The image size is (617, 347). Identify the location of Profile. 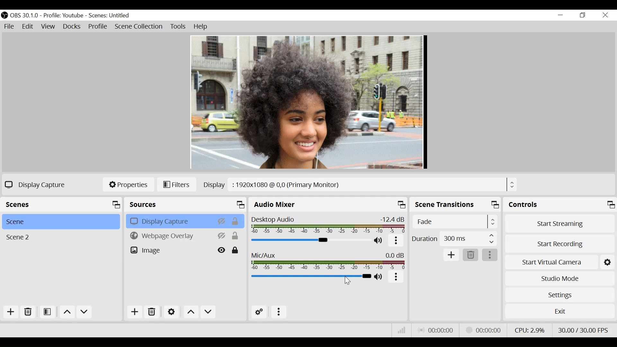
(97, 27).